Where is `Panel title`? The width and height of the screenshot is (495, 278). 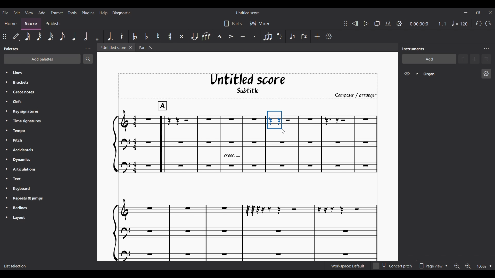 Panel title is located at coordinates (12, 49).